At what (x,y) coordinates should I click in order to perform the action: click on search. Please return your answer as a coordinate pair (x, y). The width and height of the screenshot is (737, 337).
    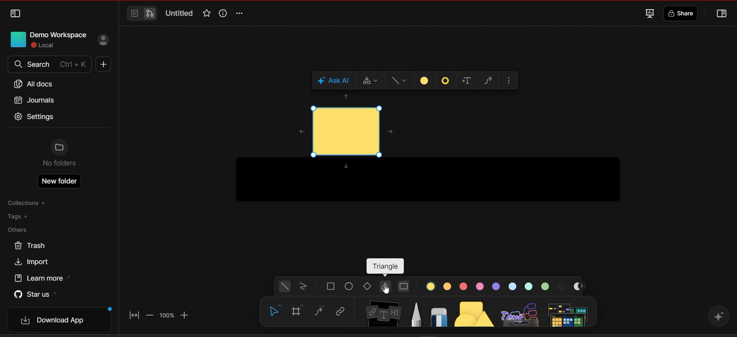
    Looking at the image, I should click on (48, 64).